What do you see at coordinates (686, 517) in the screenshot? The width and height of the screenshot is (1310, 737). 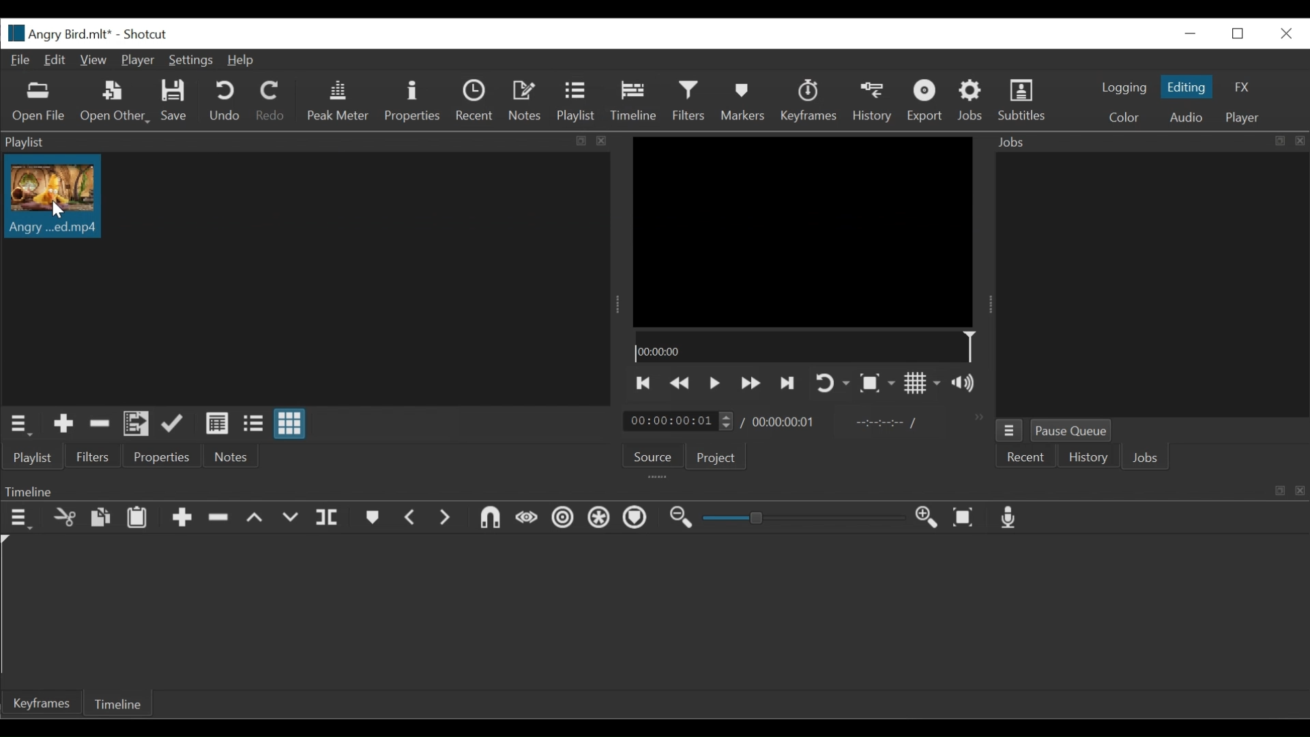 I see `Zoom timeline out ` at bounding box center [686, 517].